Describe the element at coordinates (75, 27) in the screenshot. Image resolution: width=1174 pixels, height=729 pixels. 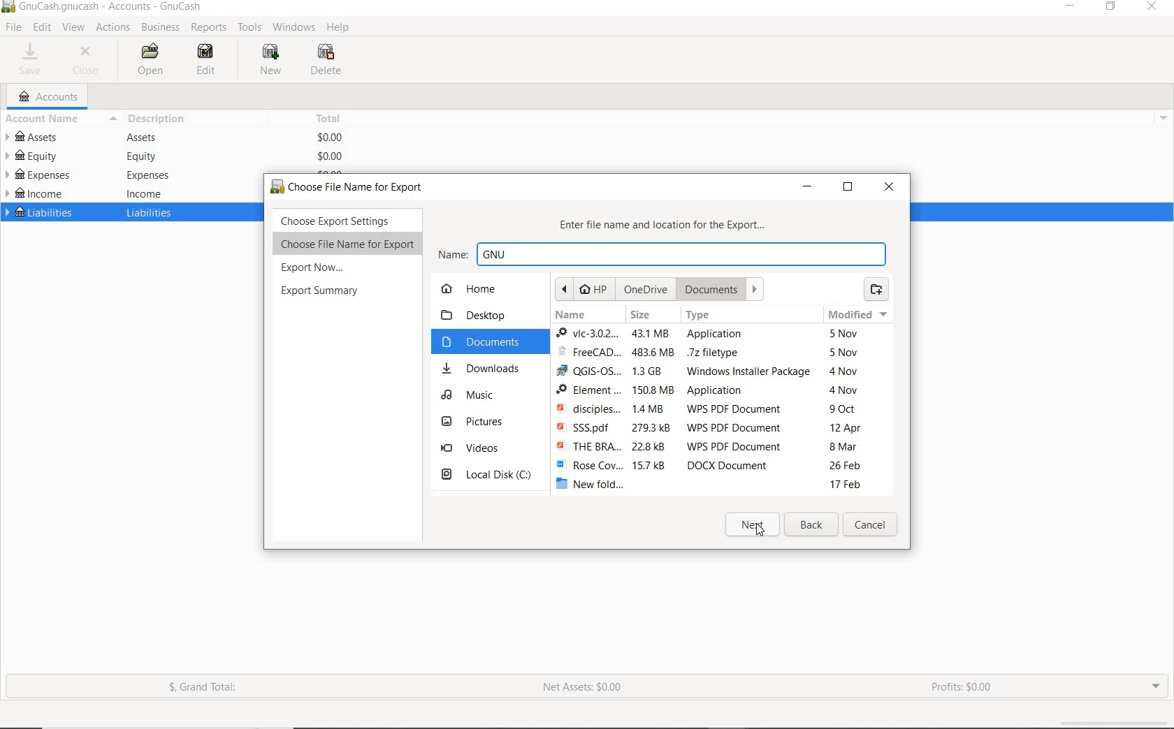
I see `VIEW` at that location.